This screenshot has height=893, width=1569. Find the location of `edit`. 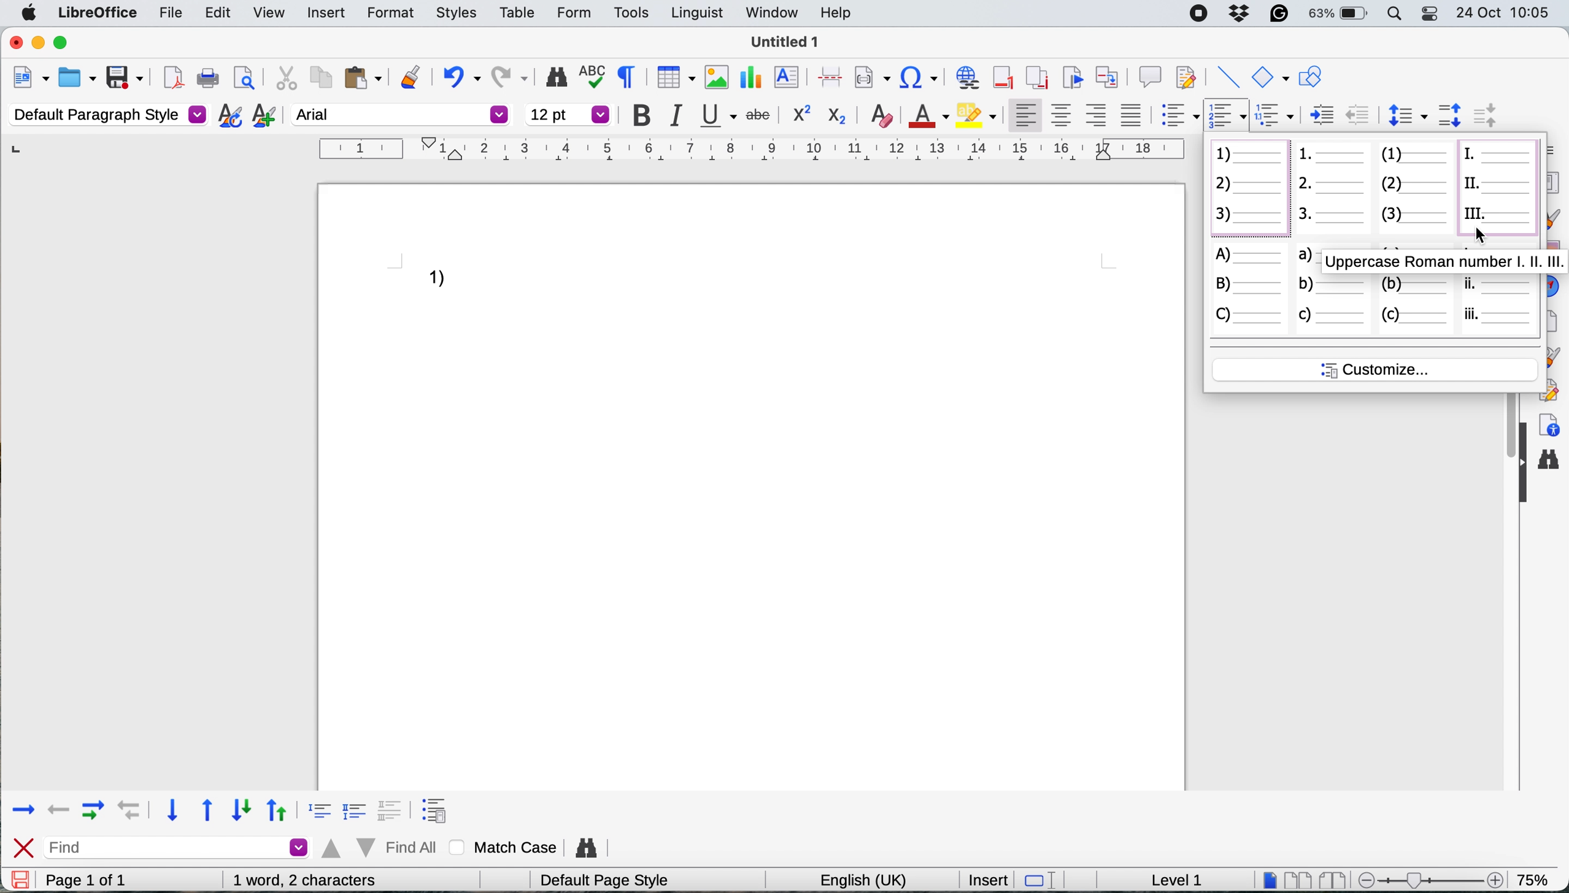

edit is located at coordinates (220, 13).